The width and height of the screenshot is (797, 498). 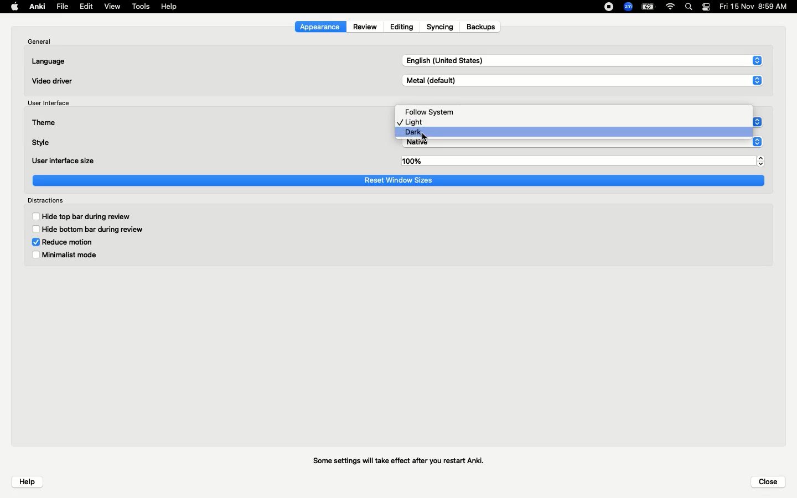 What do you see at coordinates (64, 161) in the screenshot?
I see `User interface size` at bounding box center [64, 161].